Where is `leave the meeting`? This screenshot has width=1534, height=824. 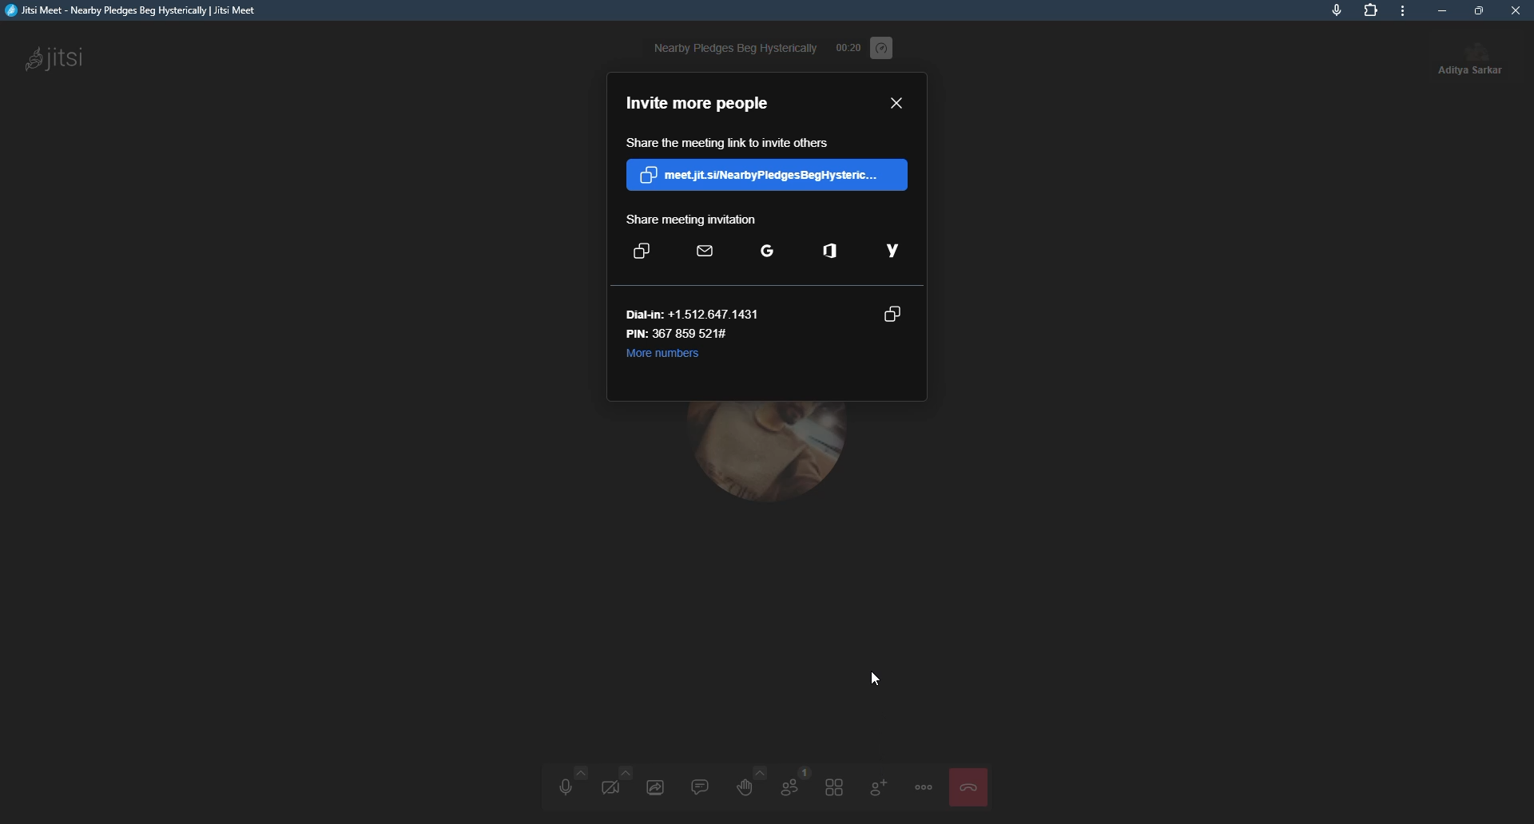 leave the meeting is located at coordinates (969, 787).